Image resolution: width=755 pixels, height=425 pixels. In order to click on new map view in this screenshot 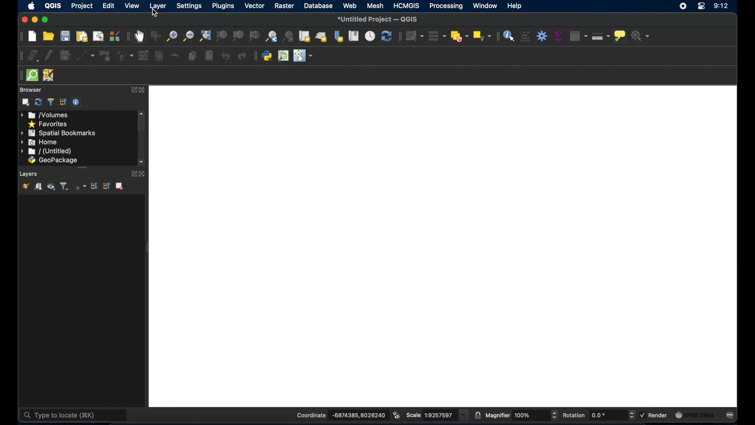, I will do `click(305, 36)`.